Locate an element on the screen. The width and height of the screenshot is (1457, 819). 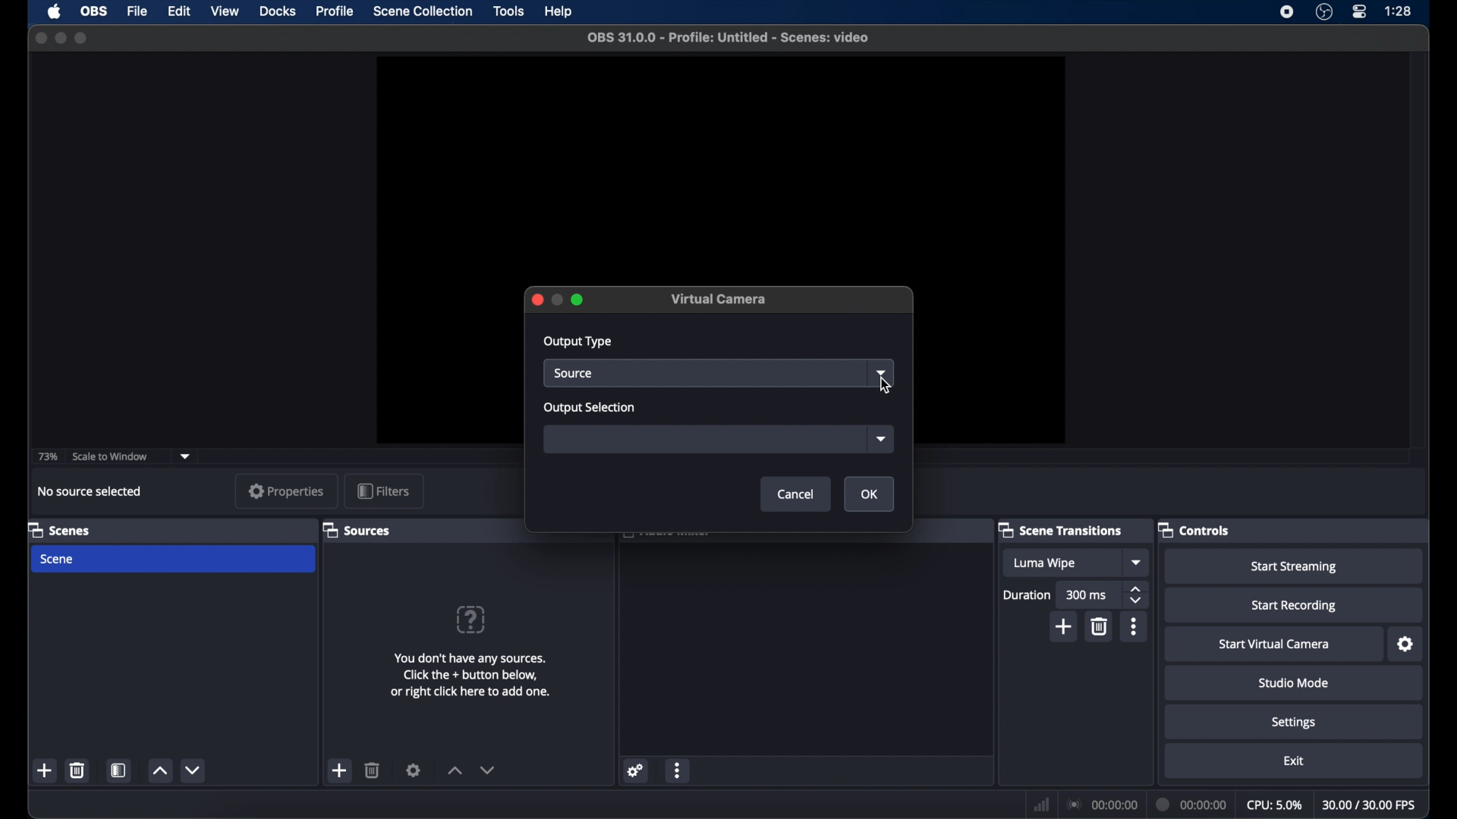
start recording is located at coordinates (1294, 604).